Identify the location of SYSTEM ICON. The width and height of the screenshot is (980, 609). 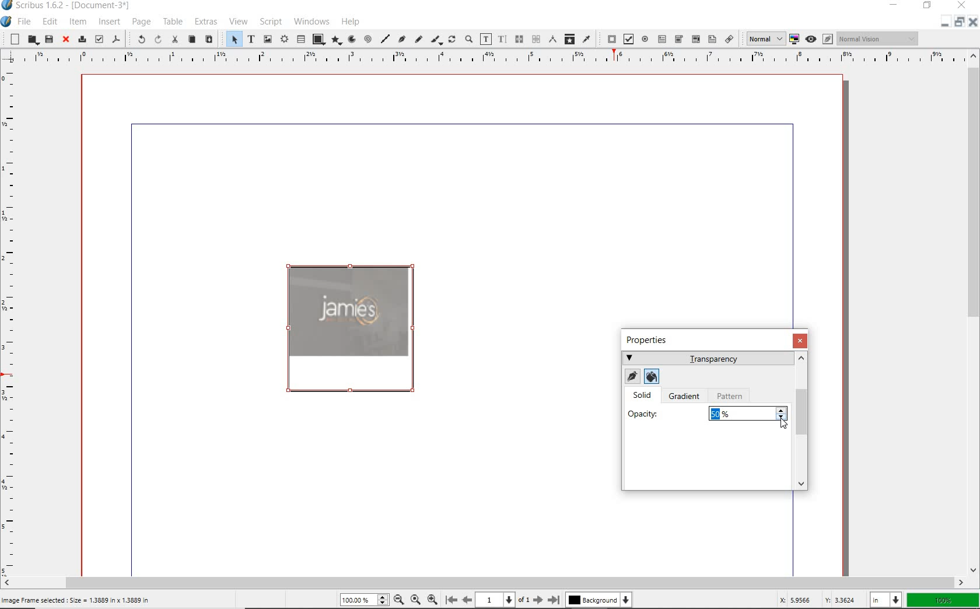
(6, 22).